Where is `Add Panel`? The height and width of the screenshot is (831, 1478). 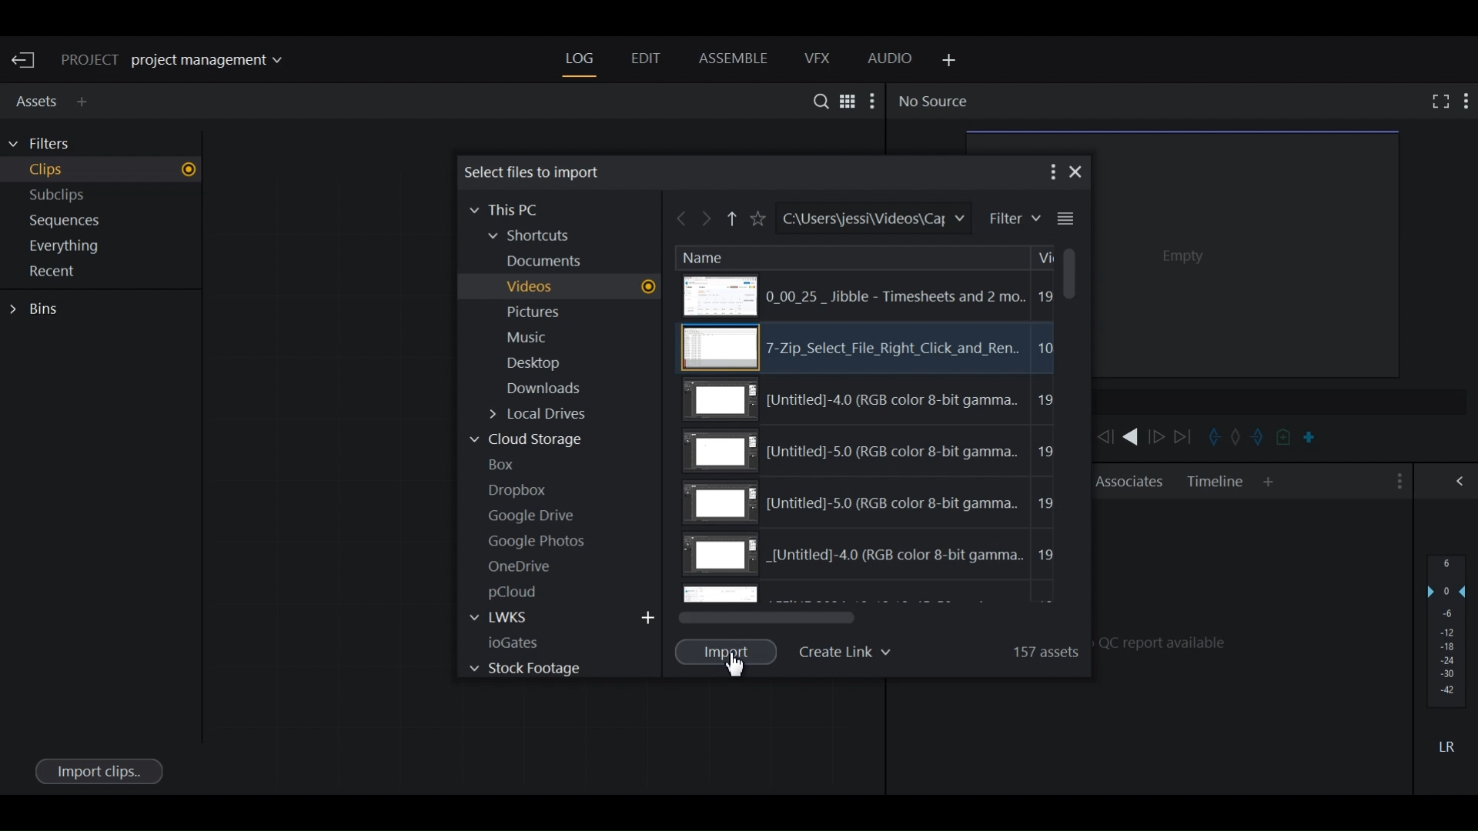
Add Panel is located at coordinates (85, 102).